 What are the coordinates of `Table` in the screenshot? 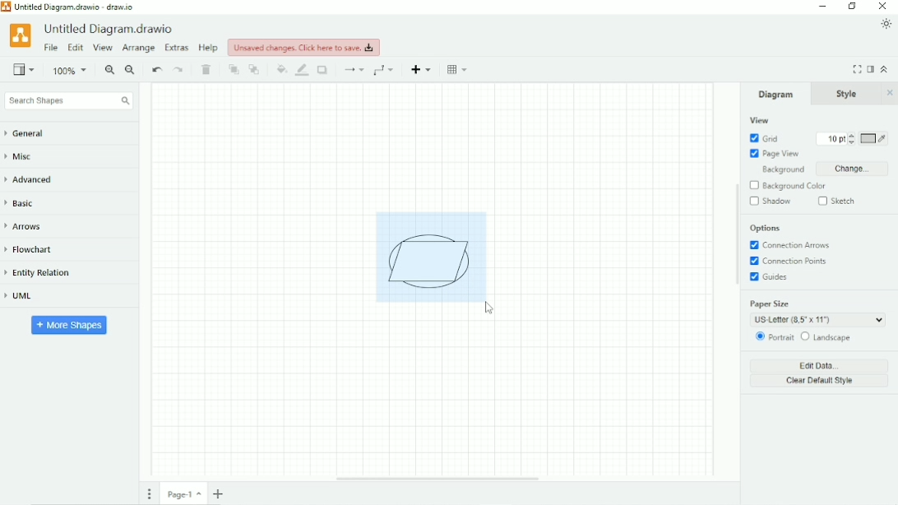 It's located at (459, 69).